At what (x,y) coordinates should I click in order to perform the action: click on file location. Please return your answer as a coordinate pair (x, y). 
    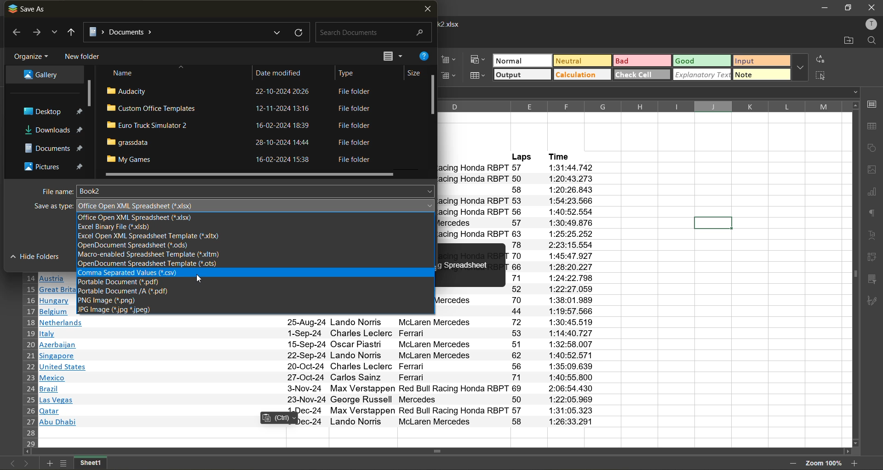
    Looking at the image, I should click on (184, 31).